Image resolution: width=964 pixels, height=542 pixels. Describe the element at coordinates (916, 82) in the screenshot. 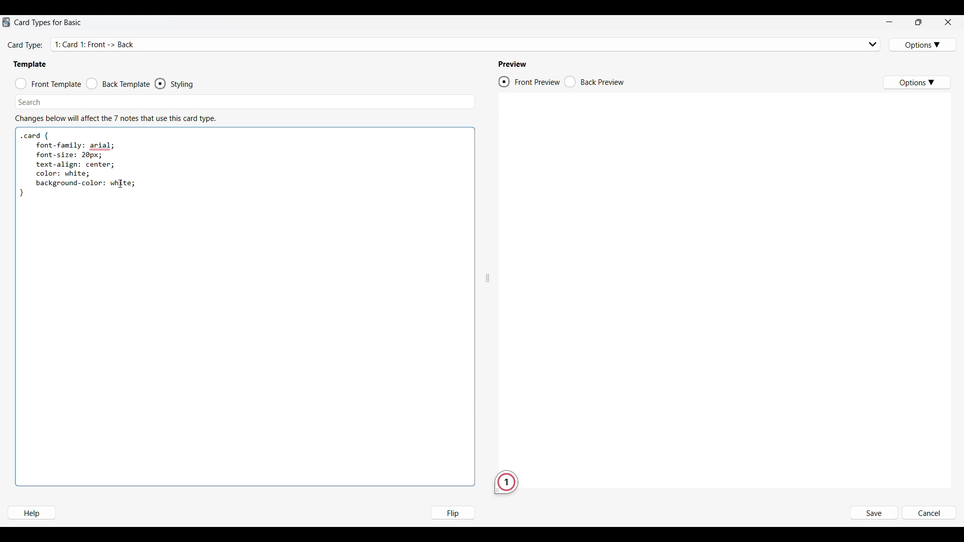

I see `Preview options` at that location.